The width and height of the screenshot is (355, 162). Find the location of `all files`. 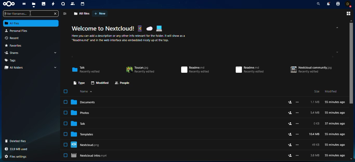

all files is located at coordinates (31, 23).